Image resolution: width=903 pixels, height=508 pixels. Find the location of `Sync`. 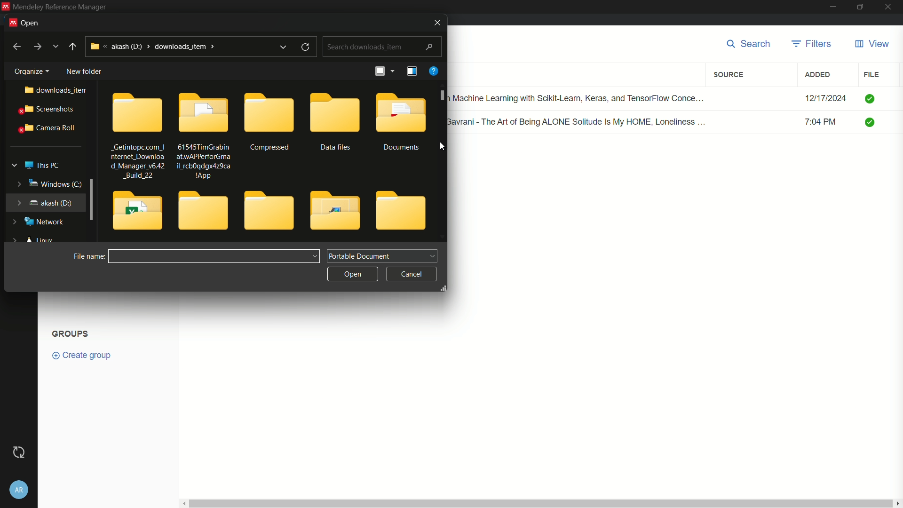

Sync is located at coordinates (19, 452).